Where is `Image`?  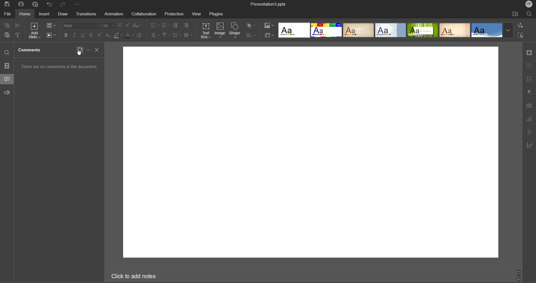 Image is located at coordinates (221, 30).